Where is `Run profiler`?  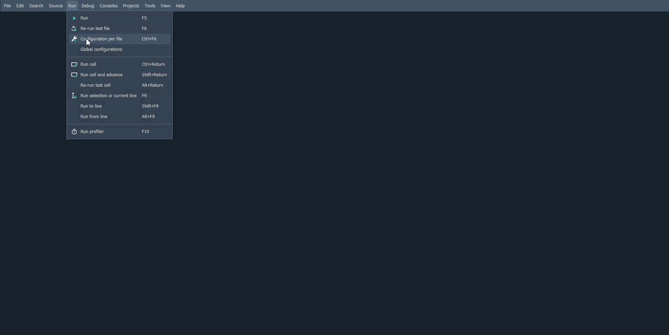 Run profiler is located at coordinates (120, 131).